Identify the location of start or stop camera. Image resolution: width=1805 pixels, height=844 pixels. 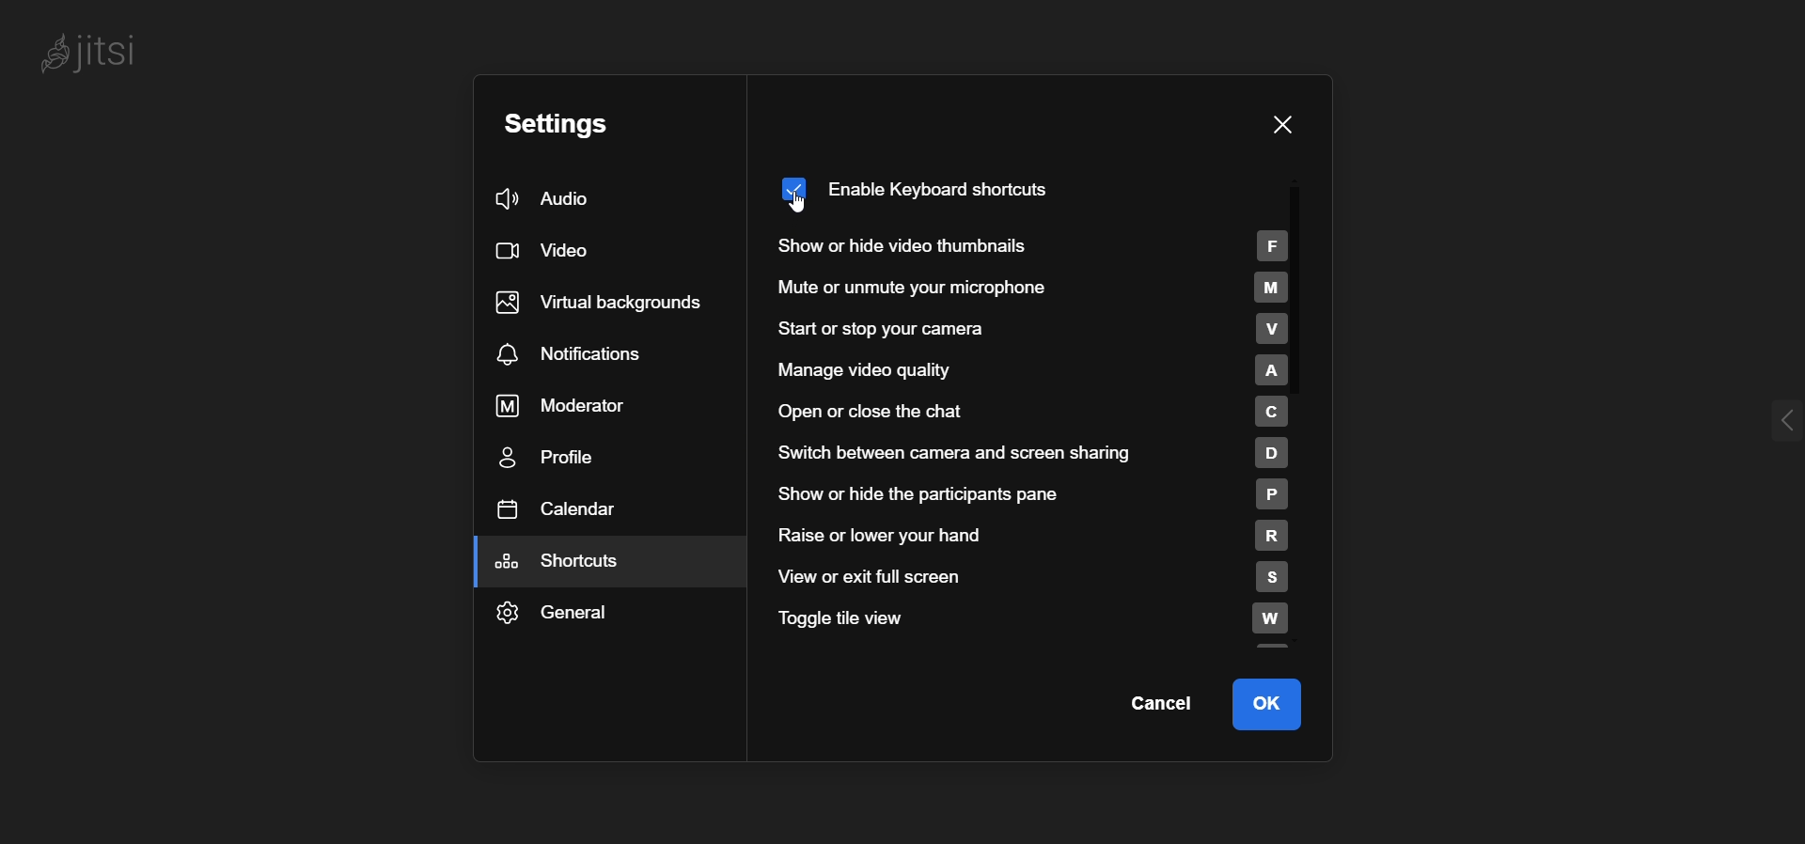
(1054, 329).